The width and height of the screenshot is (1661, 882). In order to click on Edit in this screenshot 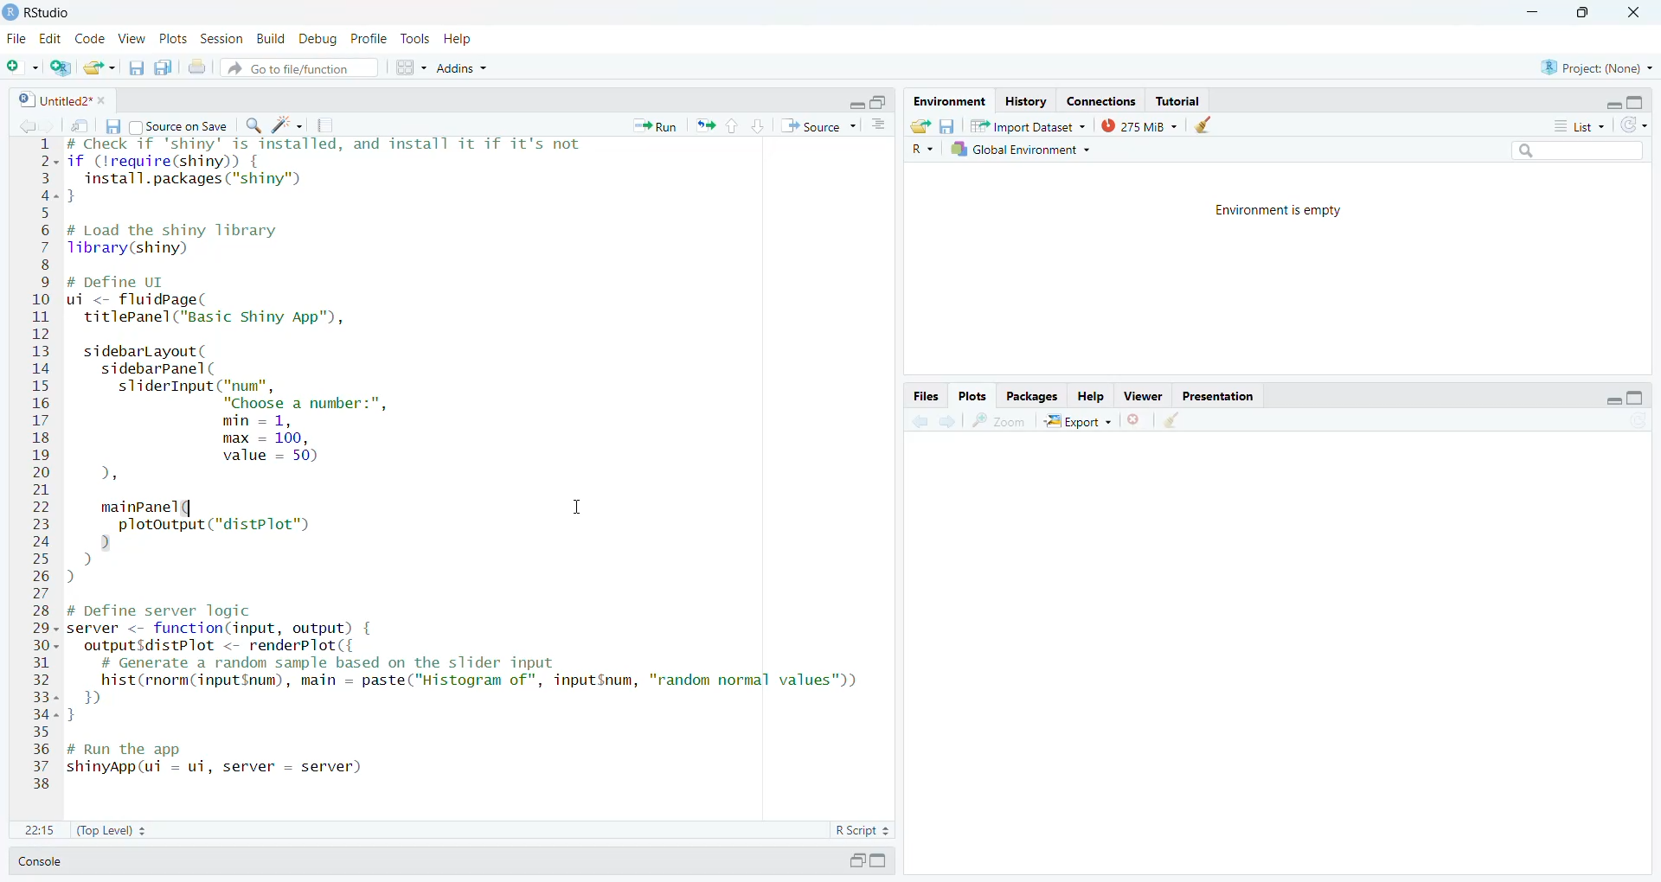, I will do `click(51, 40)`.